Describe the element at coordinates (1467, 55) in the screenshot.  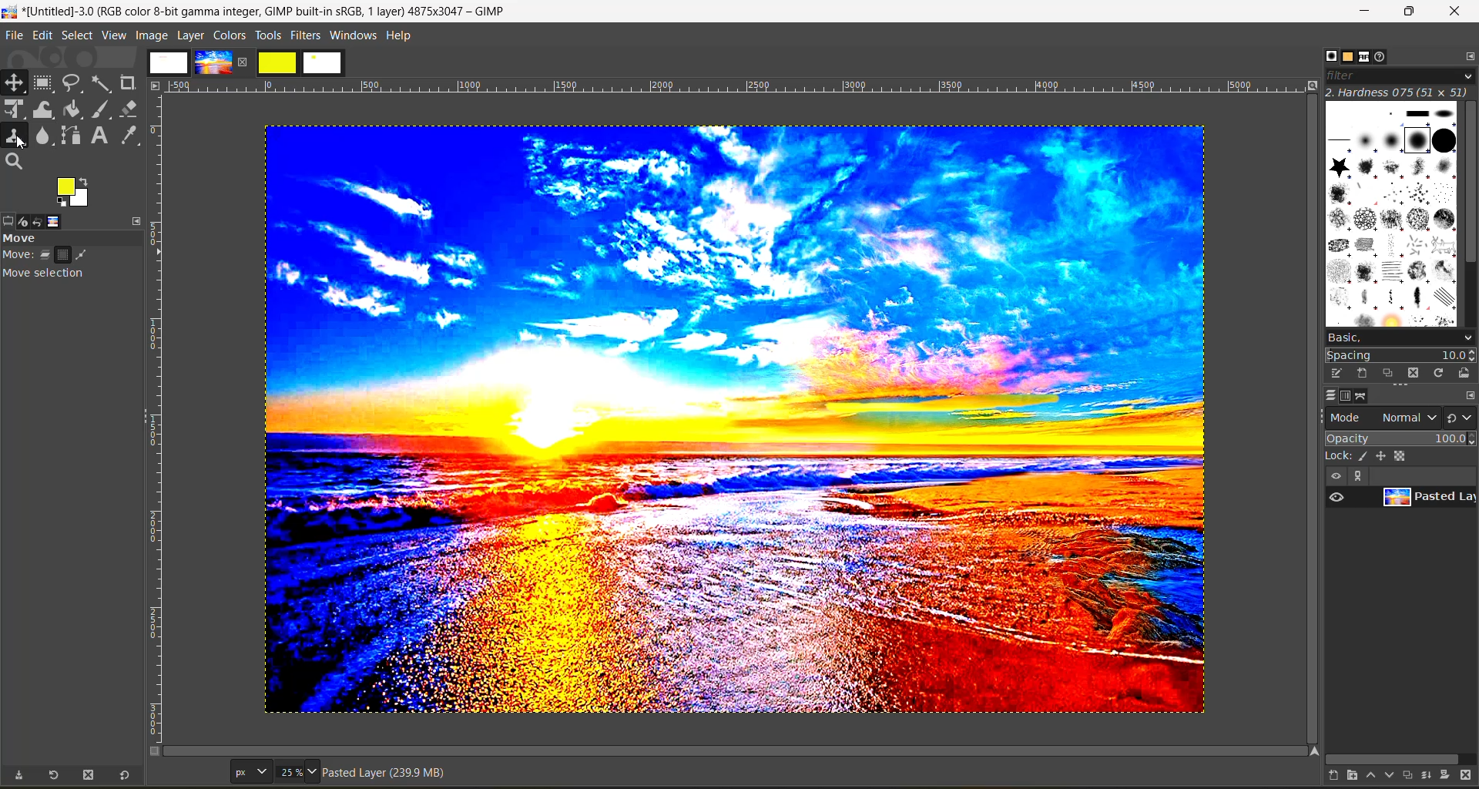
I see `configure` at that location.